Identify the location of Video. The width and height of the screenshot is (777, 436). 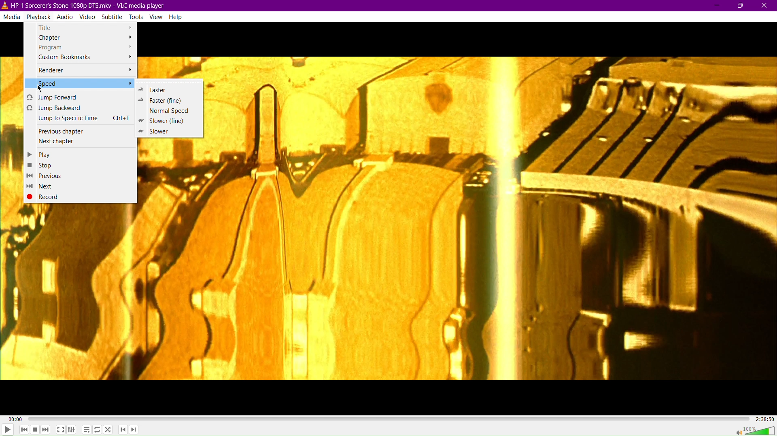
(87, 16).